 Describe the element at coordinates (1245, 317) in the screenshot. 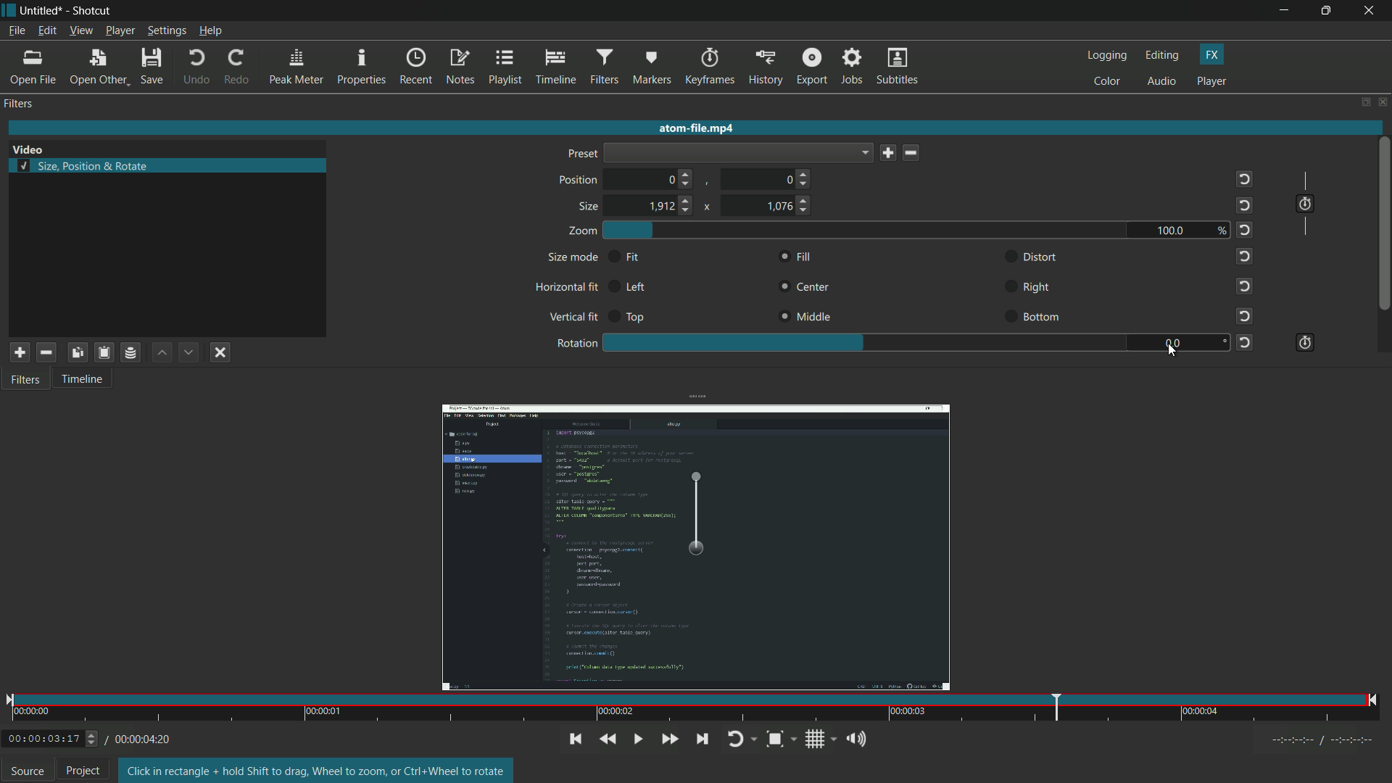

I see `` at that location.